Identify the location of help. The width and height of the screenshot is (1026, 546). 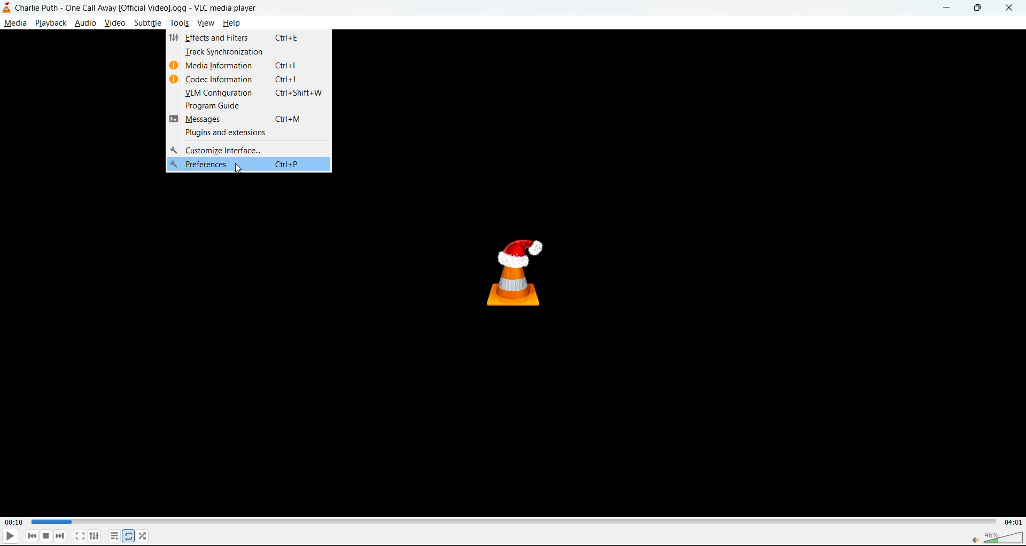
(234, 24).